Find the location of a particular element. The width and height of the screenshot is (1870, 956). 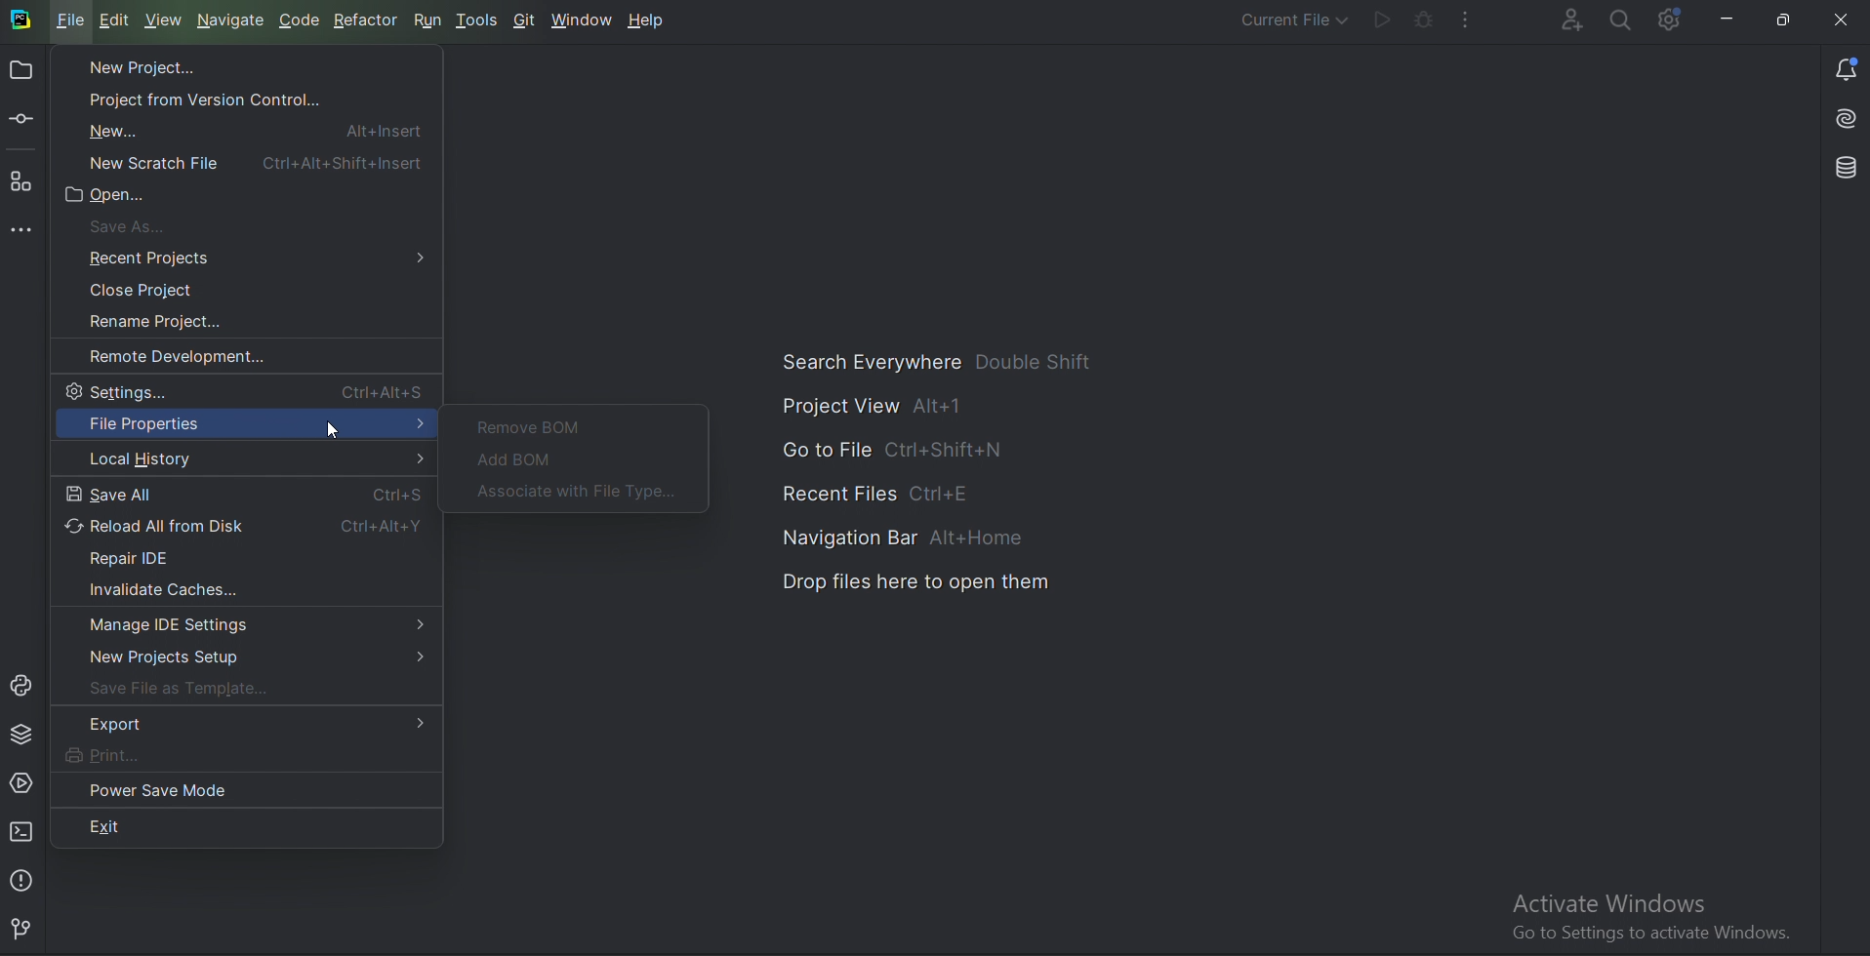

Help is located at coordinates (650, 21).